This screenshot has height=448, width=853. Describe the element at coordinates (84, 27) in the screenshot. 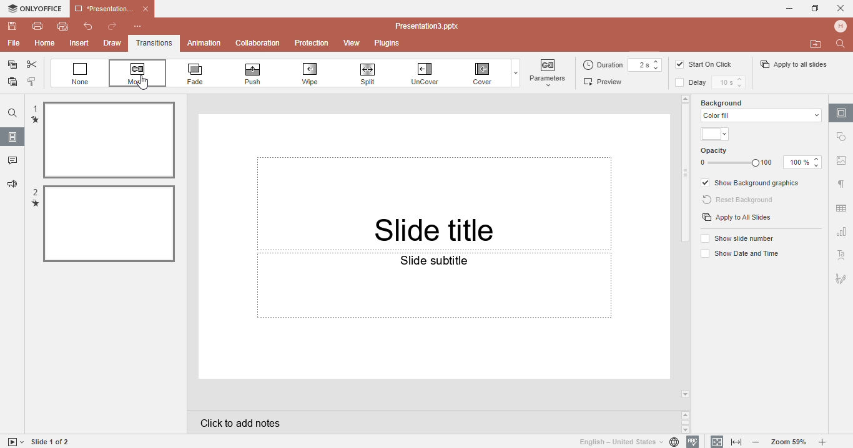

I see `Undo` at that location.